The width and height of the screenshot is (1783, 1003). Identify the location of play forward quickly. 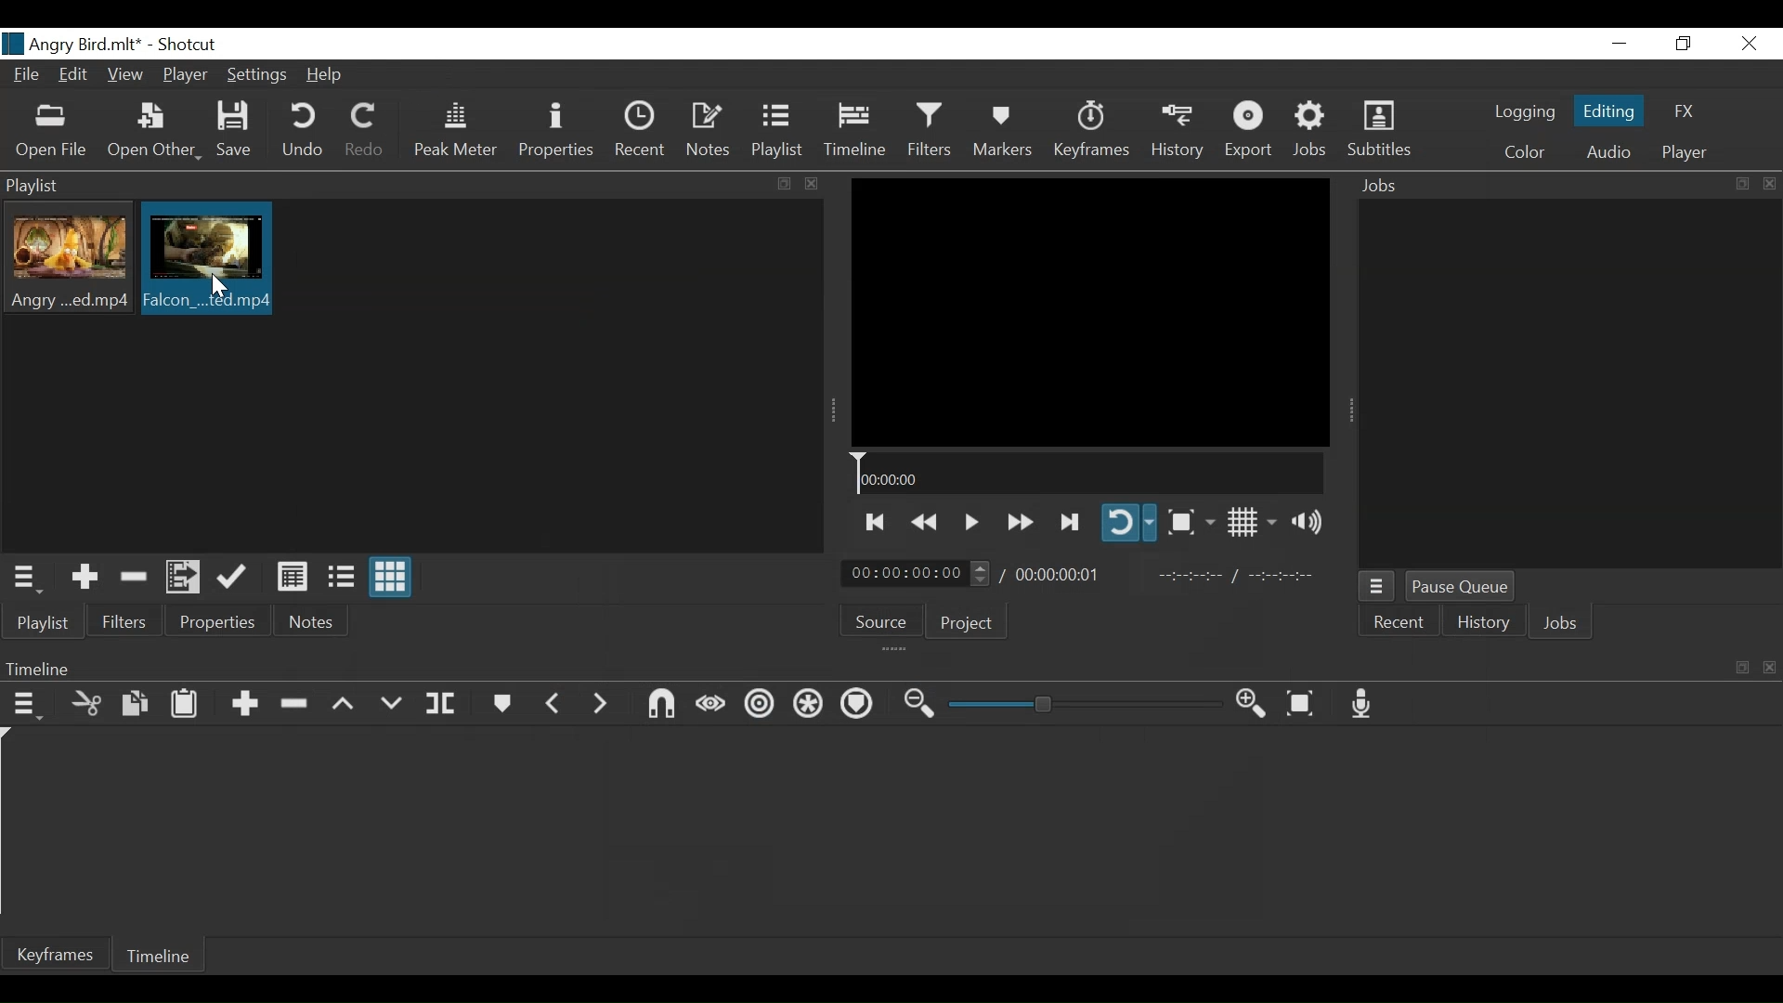
(1018, 524).